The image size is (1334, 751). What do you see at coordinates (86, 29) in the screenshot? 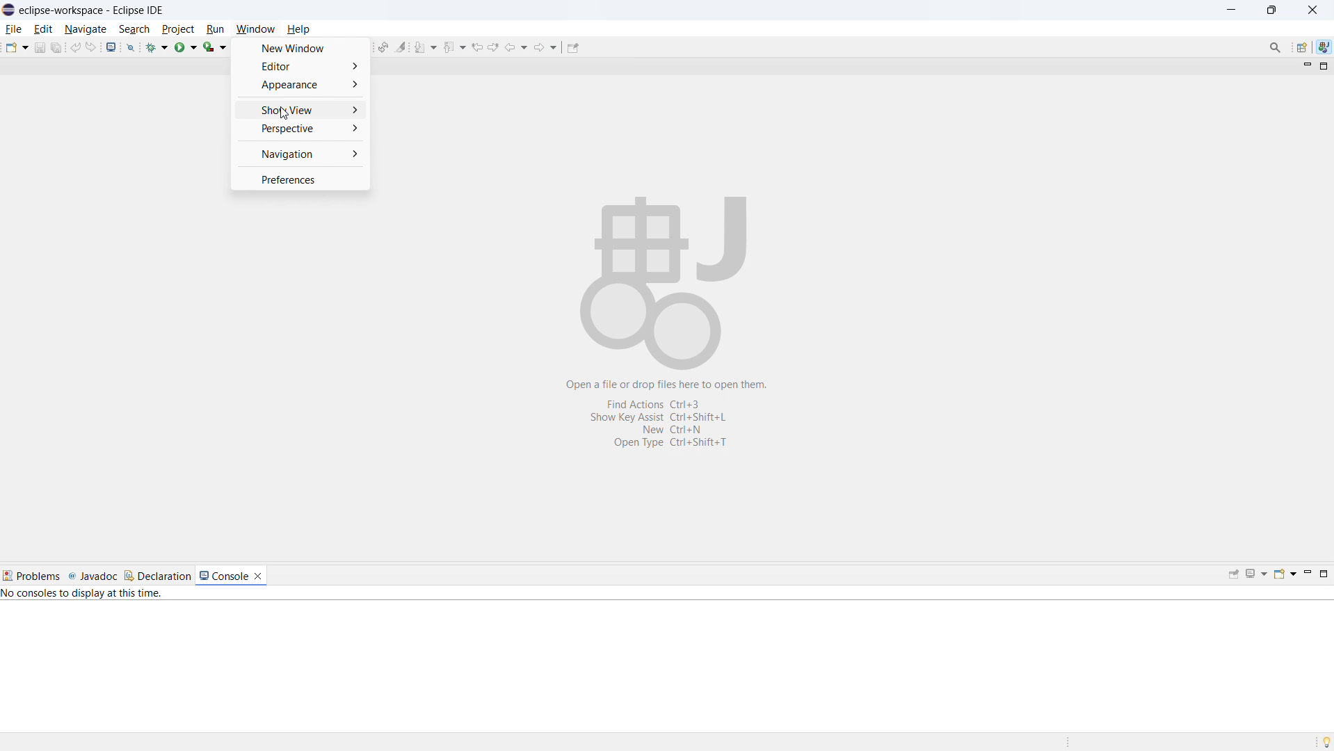
I see `navigate` at bounding box center [86, 29].